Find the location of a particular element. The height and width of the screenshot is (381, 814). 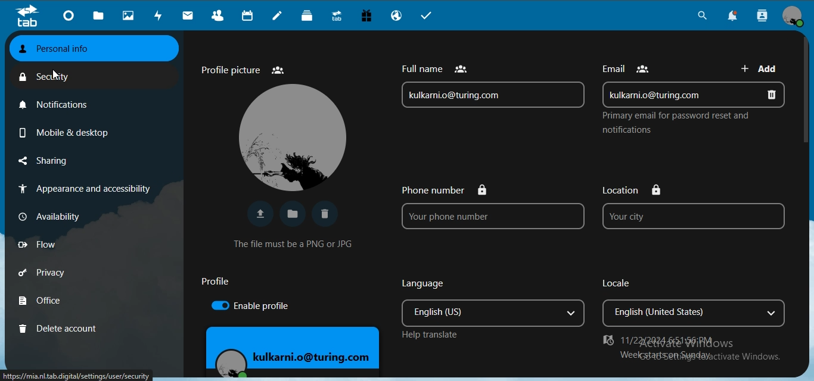

location is located at coordinates (634, 190).